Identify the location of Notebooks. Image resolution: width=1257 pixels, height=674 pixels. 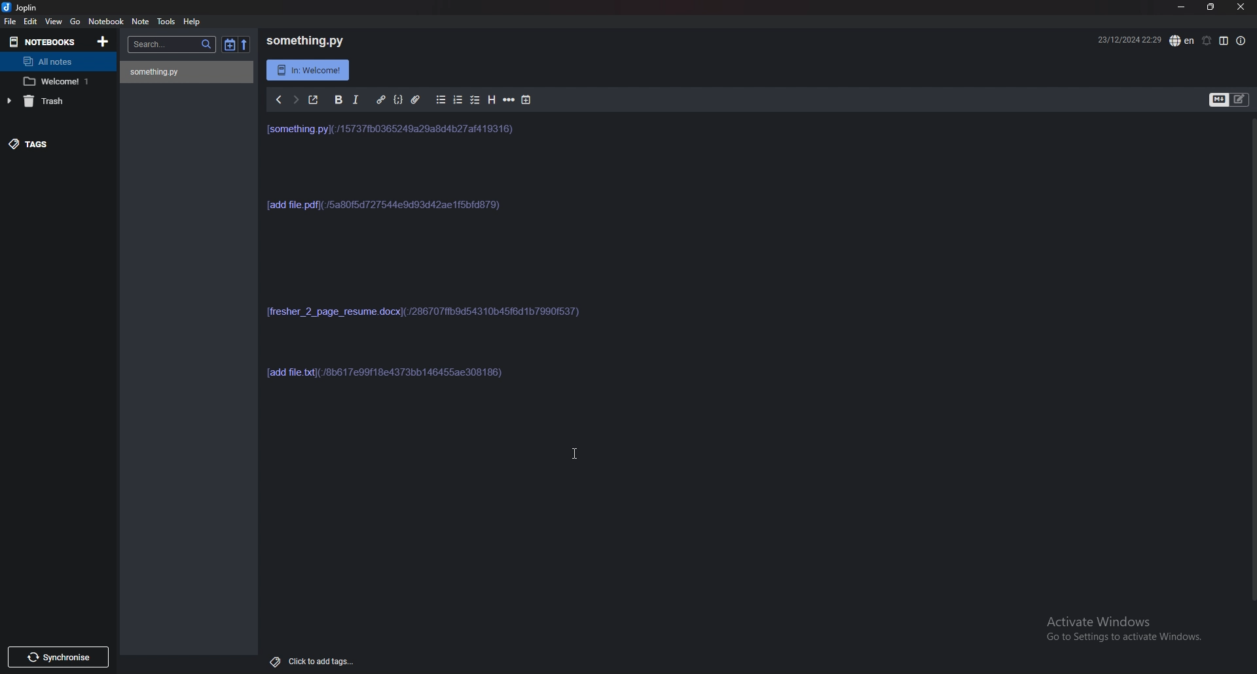
(45, 44).